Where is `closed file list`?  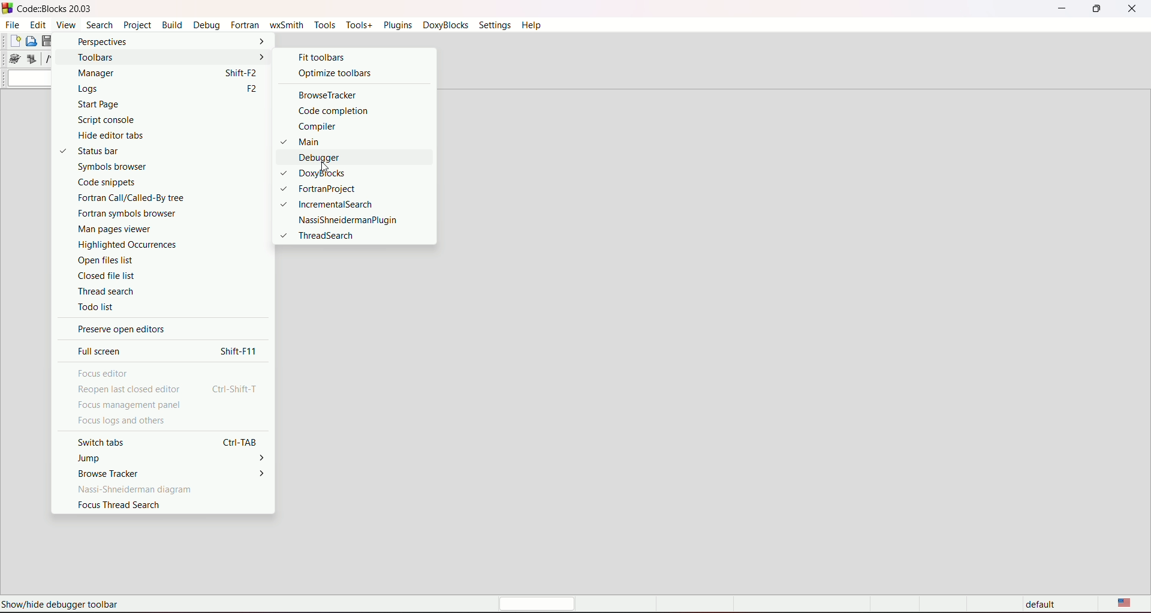 closed file list is located at coordinates (159, 277).